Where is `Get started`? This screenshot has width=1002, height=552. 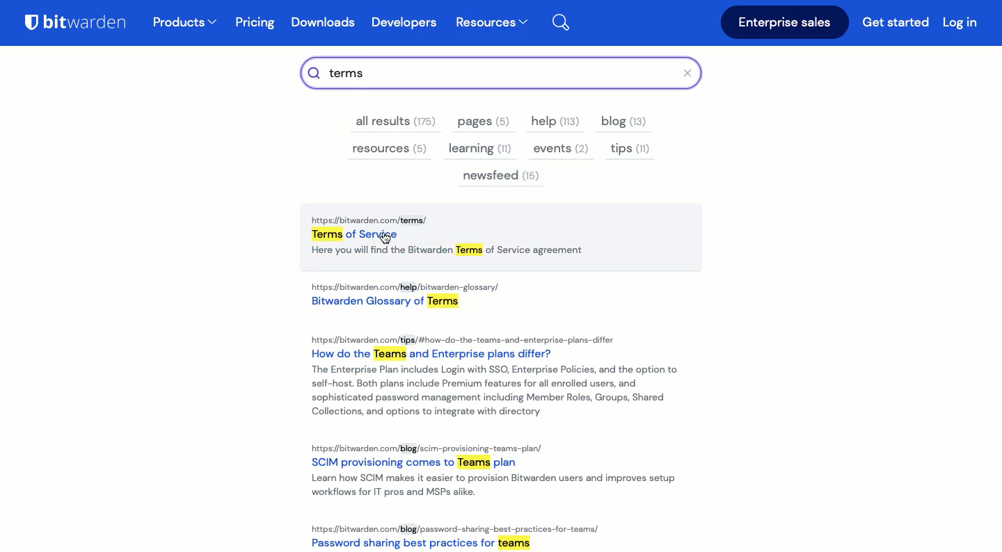
Get started is located at coordinates (898, 24).